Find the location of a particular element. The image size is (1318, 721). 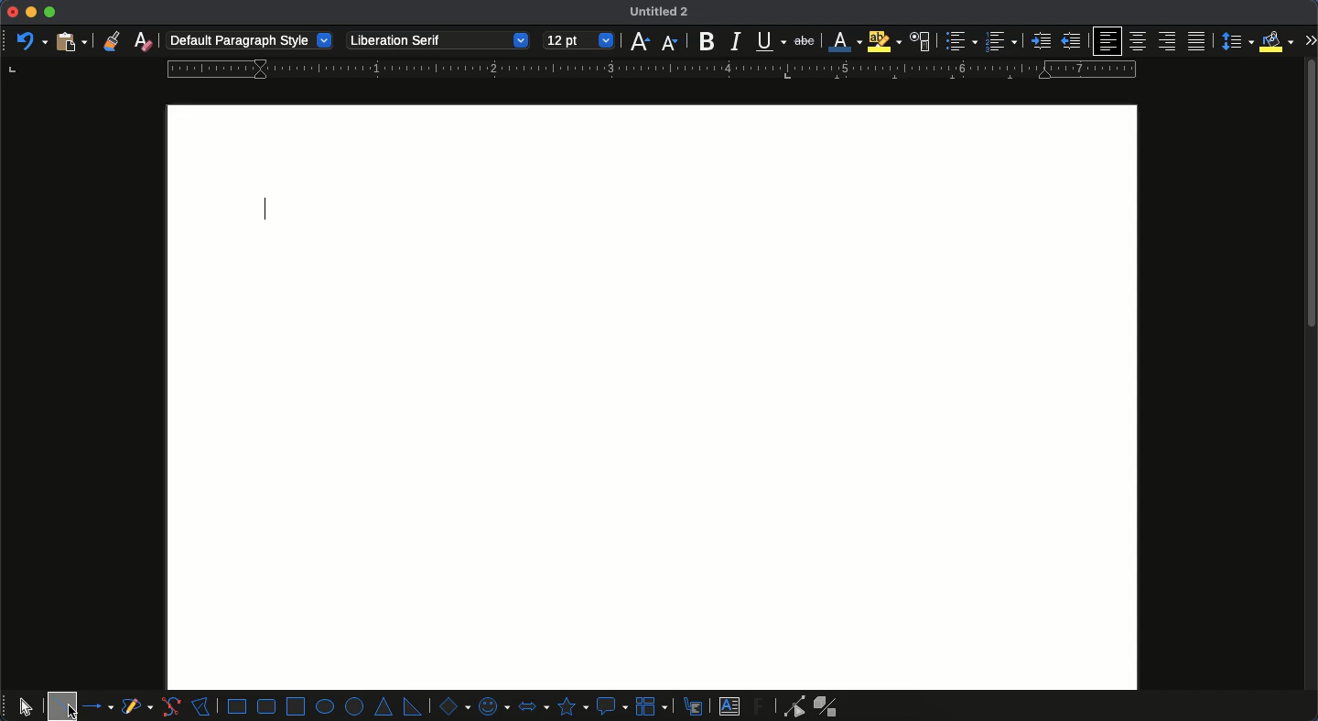

list is located at coordinates (959, 41).